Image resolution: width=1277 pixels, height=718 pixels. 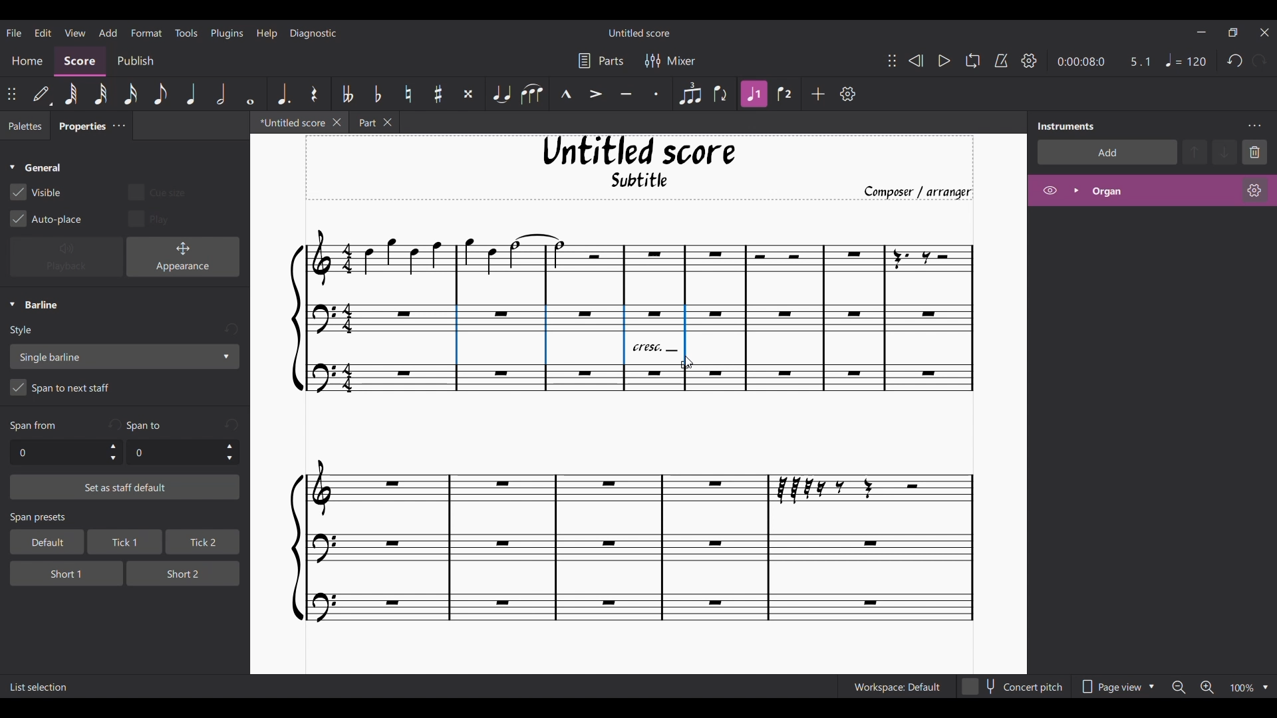 I want to click on Composer/arranger, so click(x=924, y=192).